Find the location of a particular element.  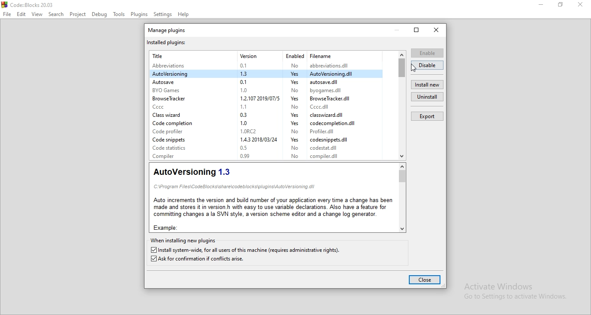

‘codecompletion.dil is located at coordinates (331, 123).